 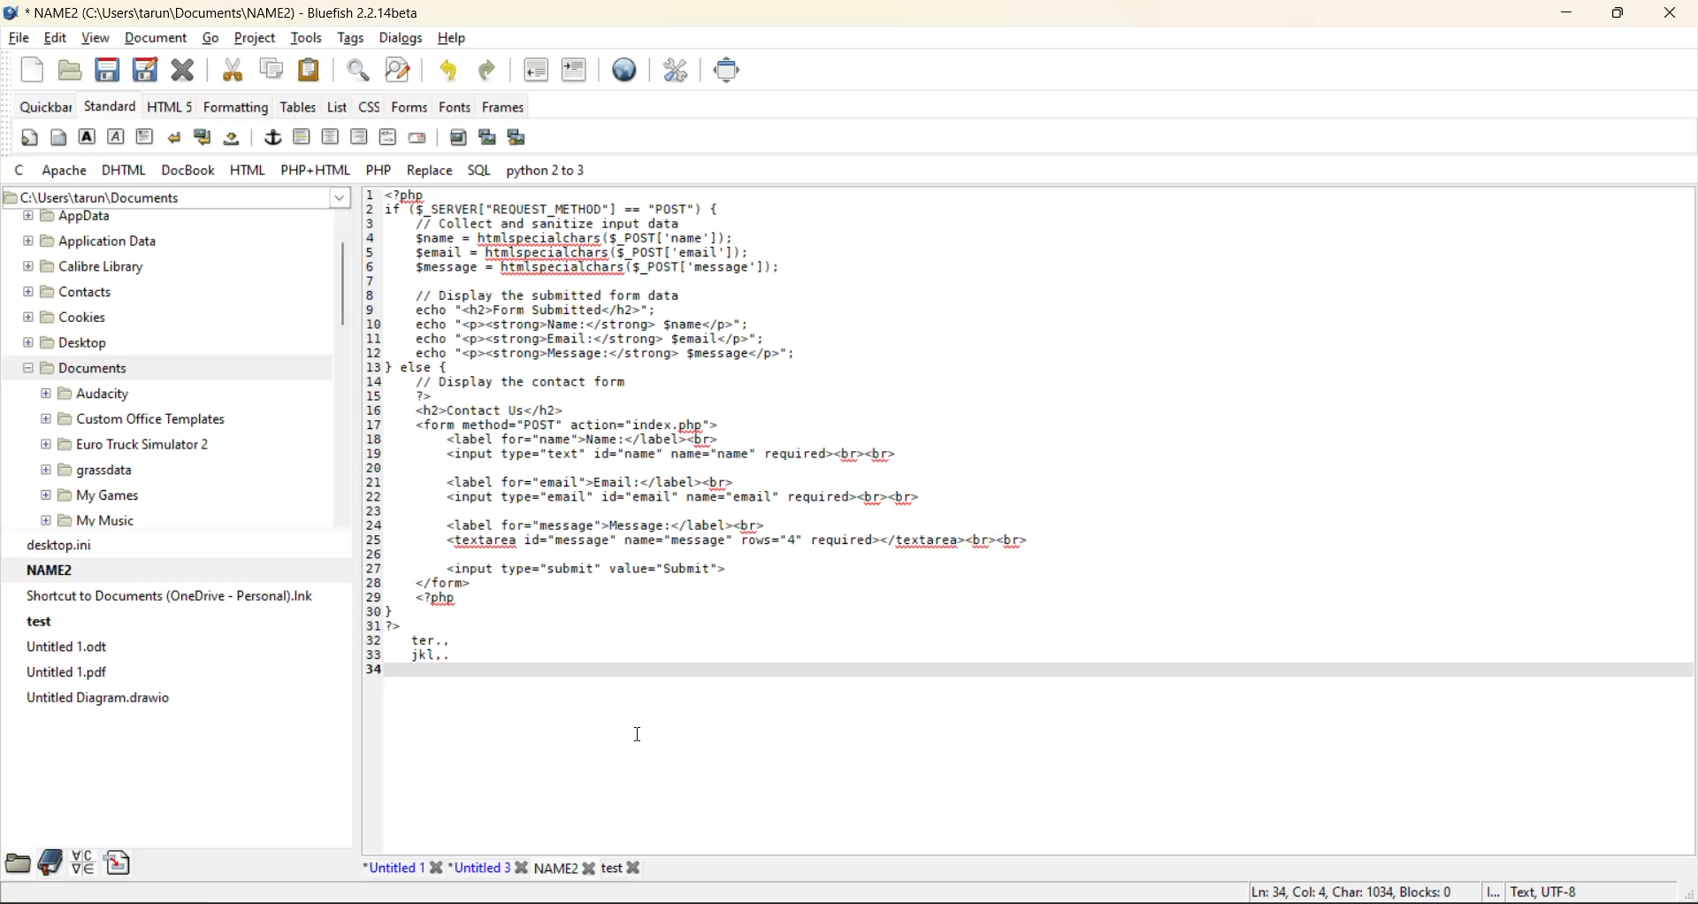 What do you see at coordinates (109, 105) in the screenshot?
I see `standard` at bounding box center [109, 105].